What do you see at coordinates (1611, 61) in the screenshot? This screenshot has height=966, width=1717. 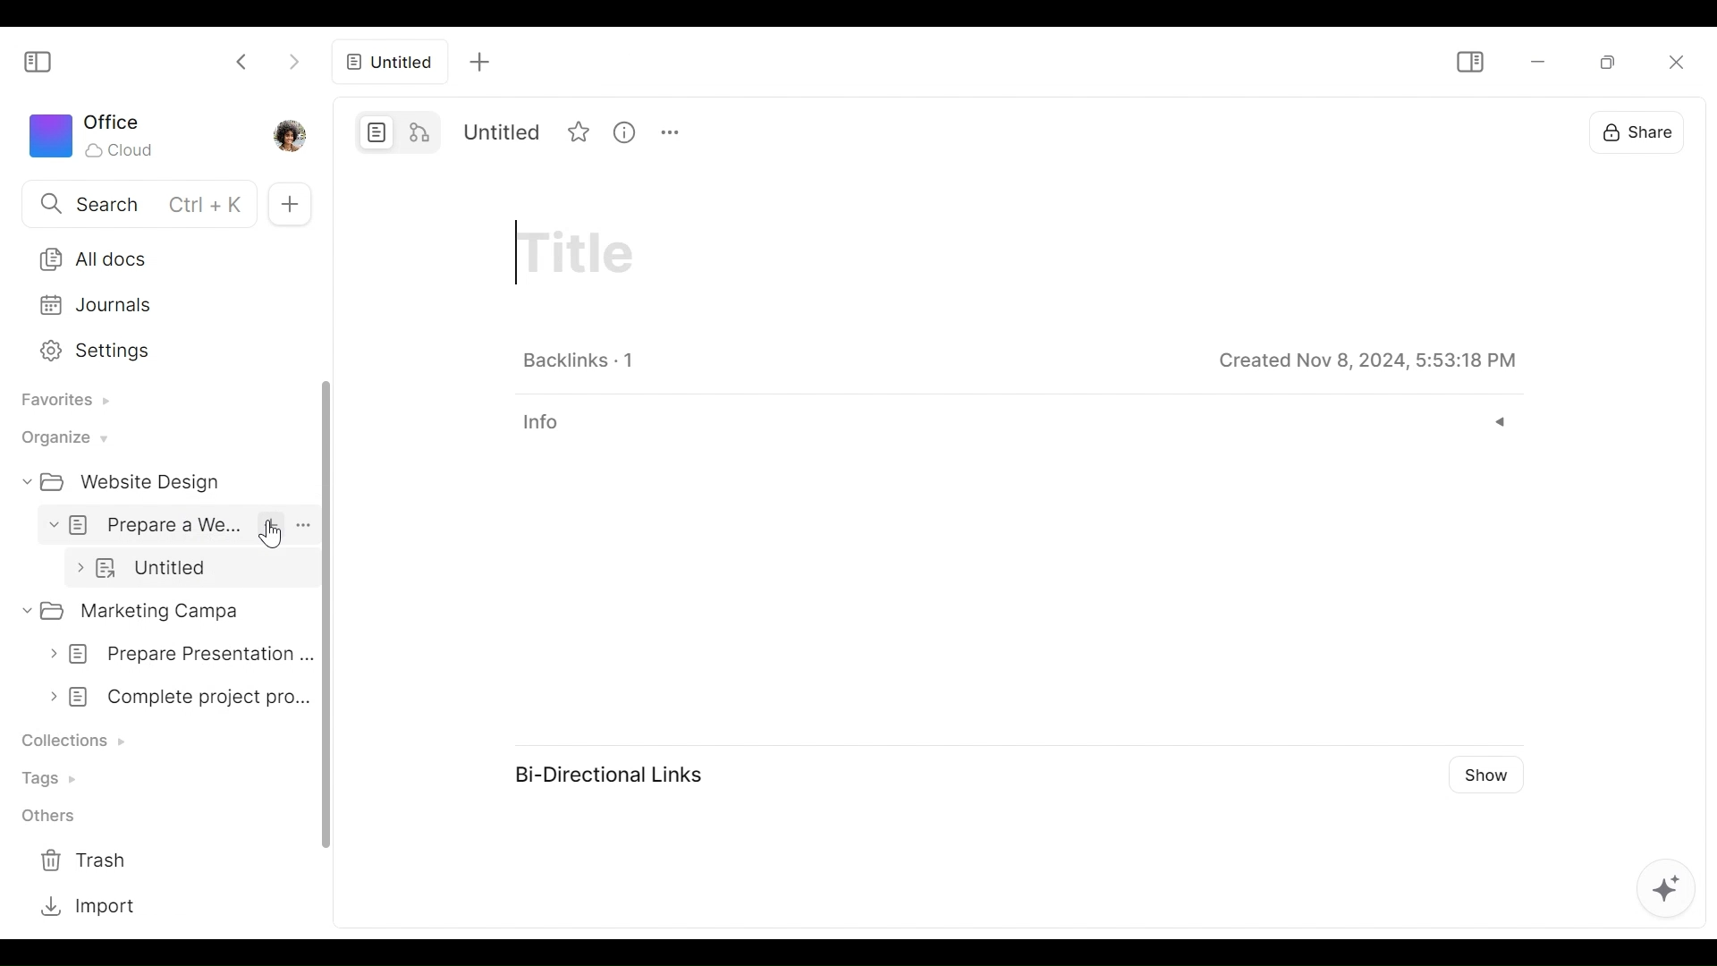 I see `Restore` at bounding box center [1611, 61].